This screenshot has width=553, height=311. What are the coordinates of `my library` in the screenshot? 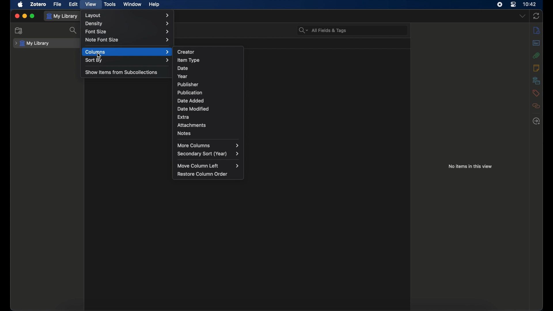 It's located at (63, 16).